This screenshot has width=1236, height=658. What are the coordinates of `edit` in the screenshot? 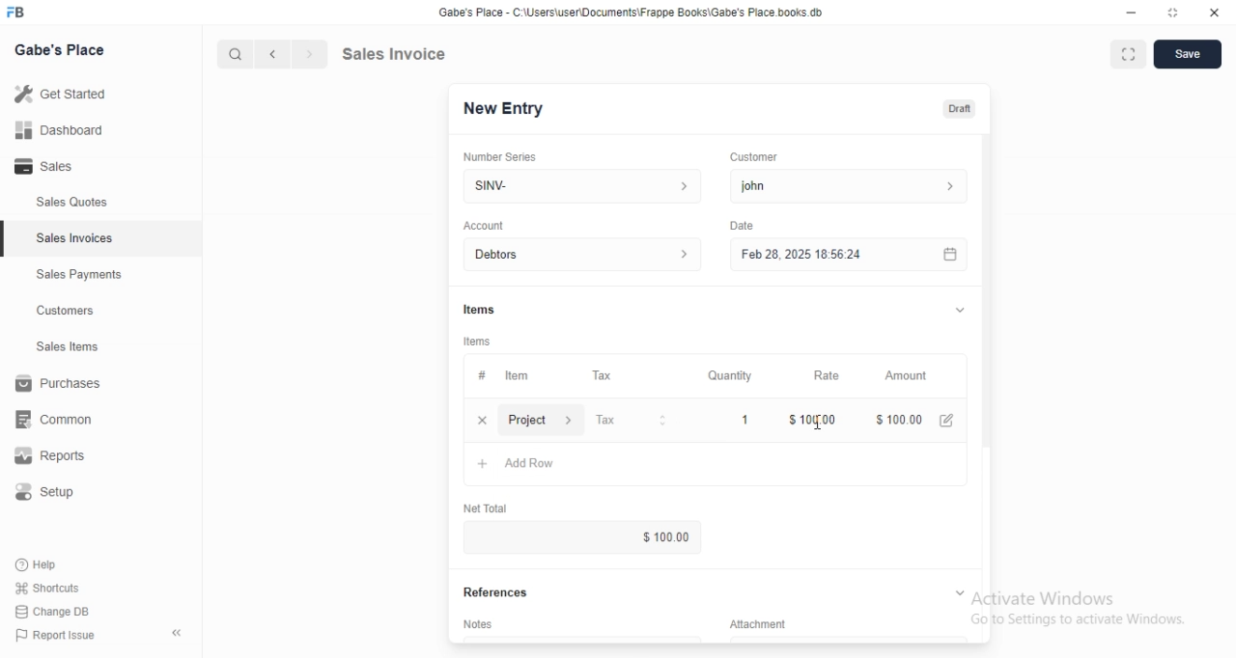 It's located at (949, 420).